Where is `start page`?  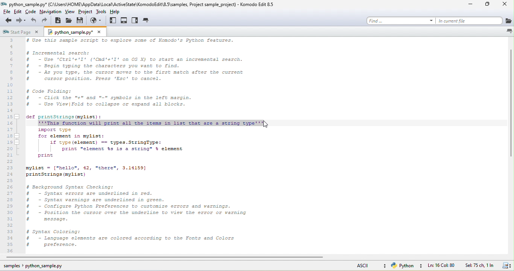
start page is located at coordinates (16, 33).